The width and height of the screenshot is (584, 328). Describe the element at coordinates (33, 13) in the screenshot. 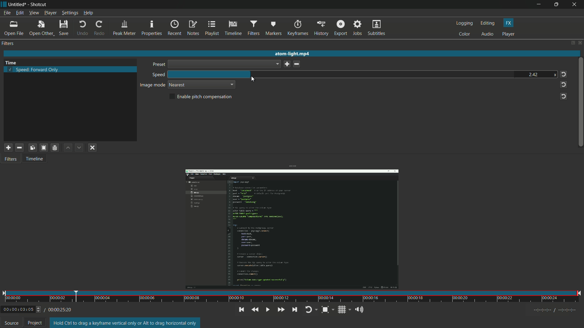

I see `view menu` at that location.